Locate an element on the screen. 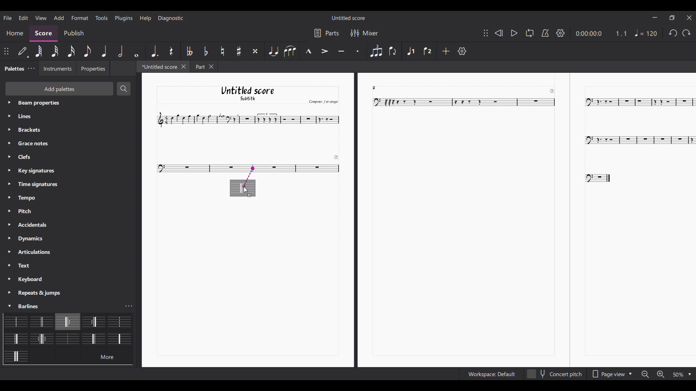  Workspace settings is located at coordinates (491, 374).